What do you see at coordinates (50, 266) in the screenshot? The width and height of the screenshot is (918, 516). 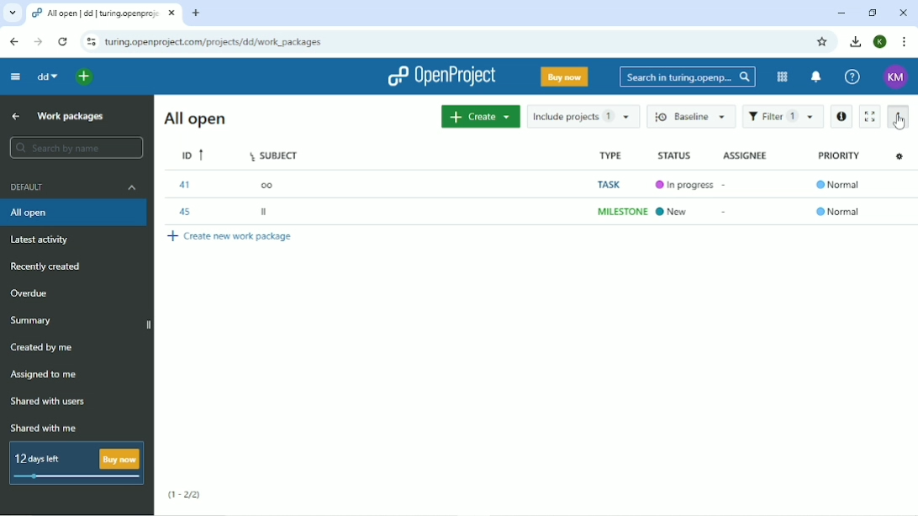 I see `Recently created` at bounding box center [50, 266].